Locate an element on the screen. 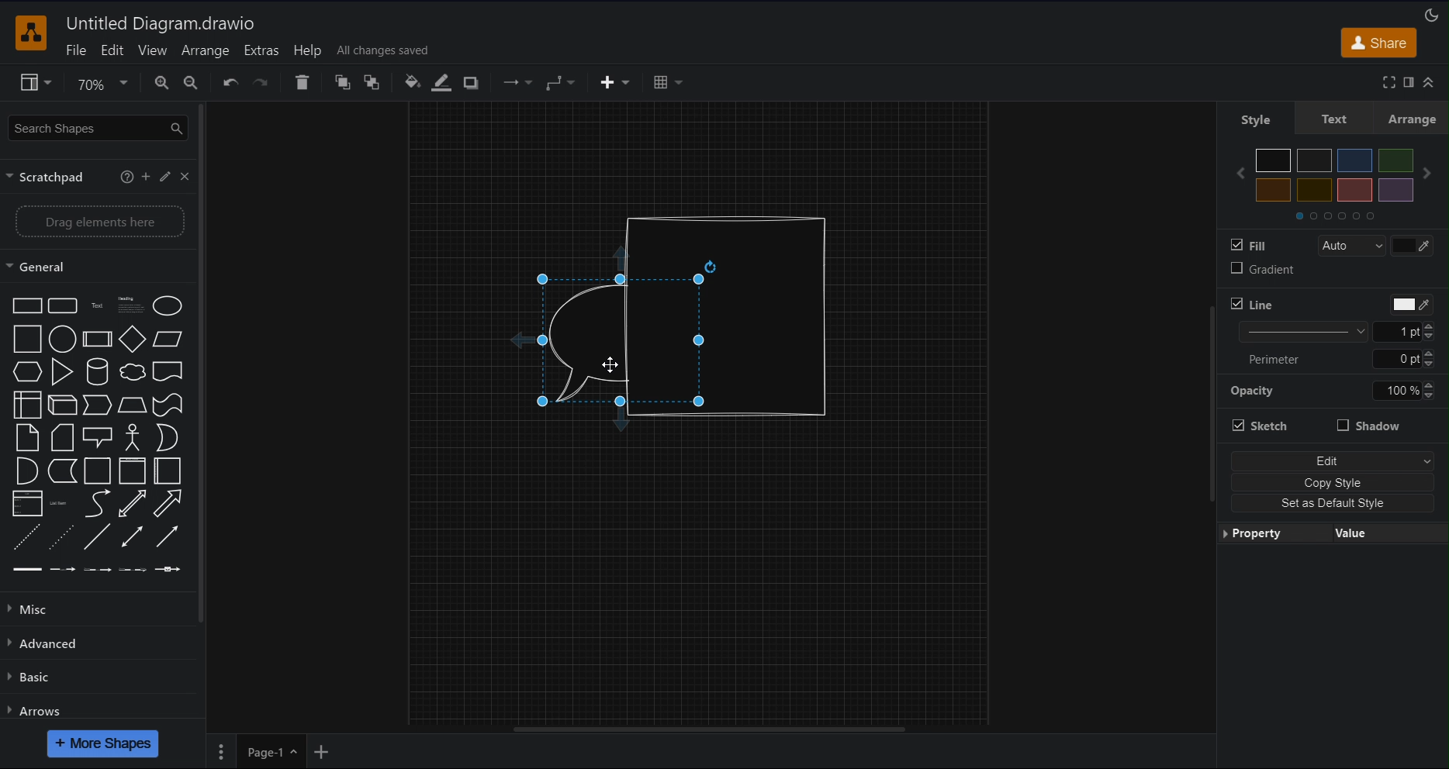 This screenshot has width=1449, height=769. Parallelogram is located at coordinates (168, 339).